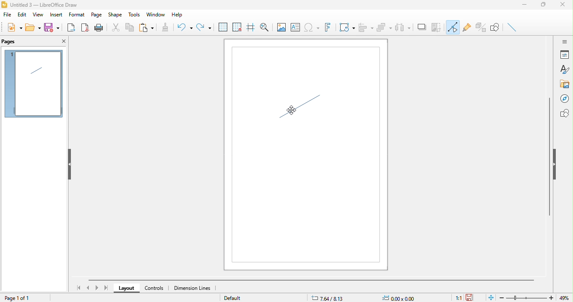 Image resolution: width=573 pixels, height=302 pixels. Describe the element at coordinates (177, 16) in the screenshot. I see `help` at that location.